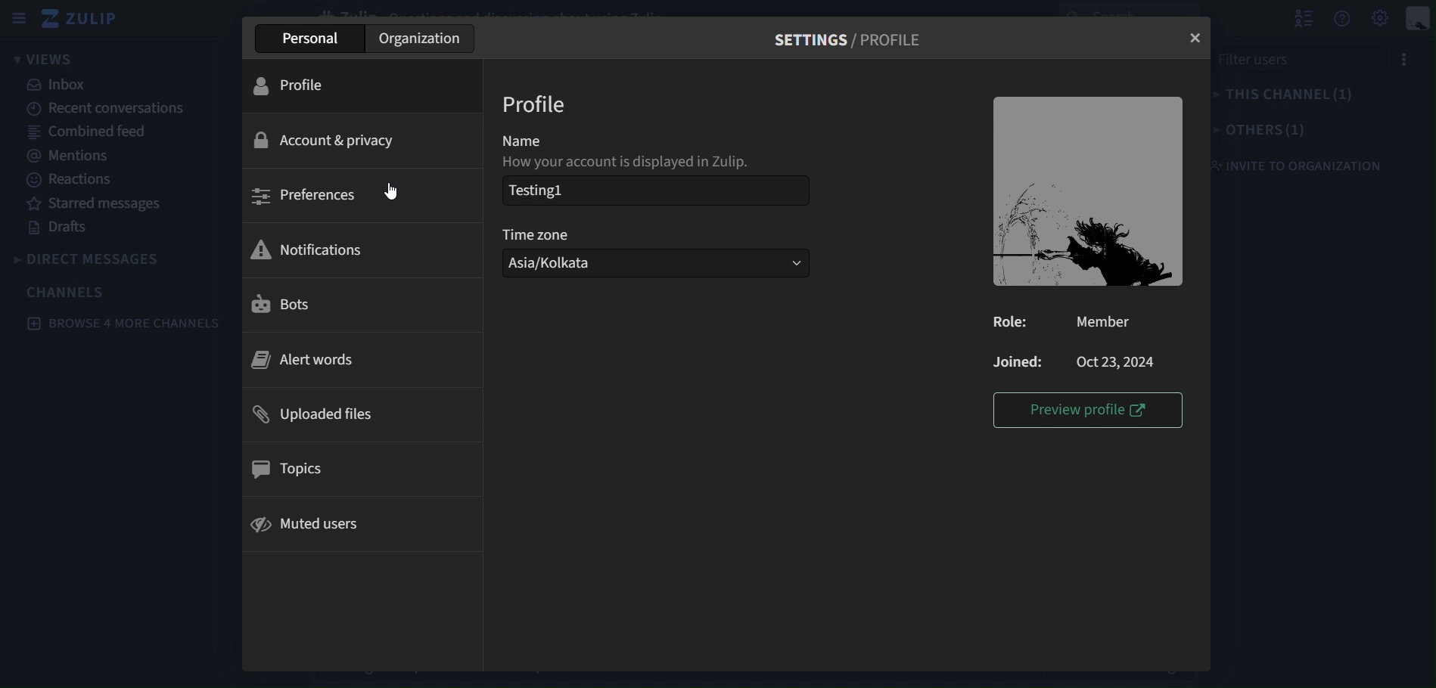 The image size is (1436, 688). What do you see at coordinates (356, 302) in the screenshot?
I see `bots` at bounding box center [356, 302].